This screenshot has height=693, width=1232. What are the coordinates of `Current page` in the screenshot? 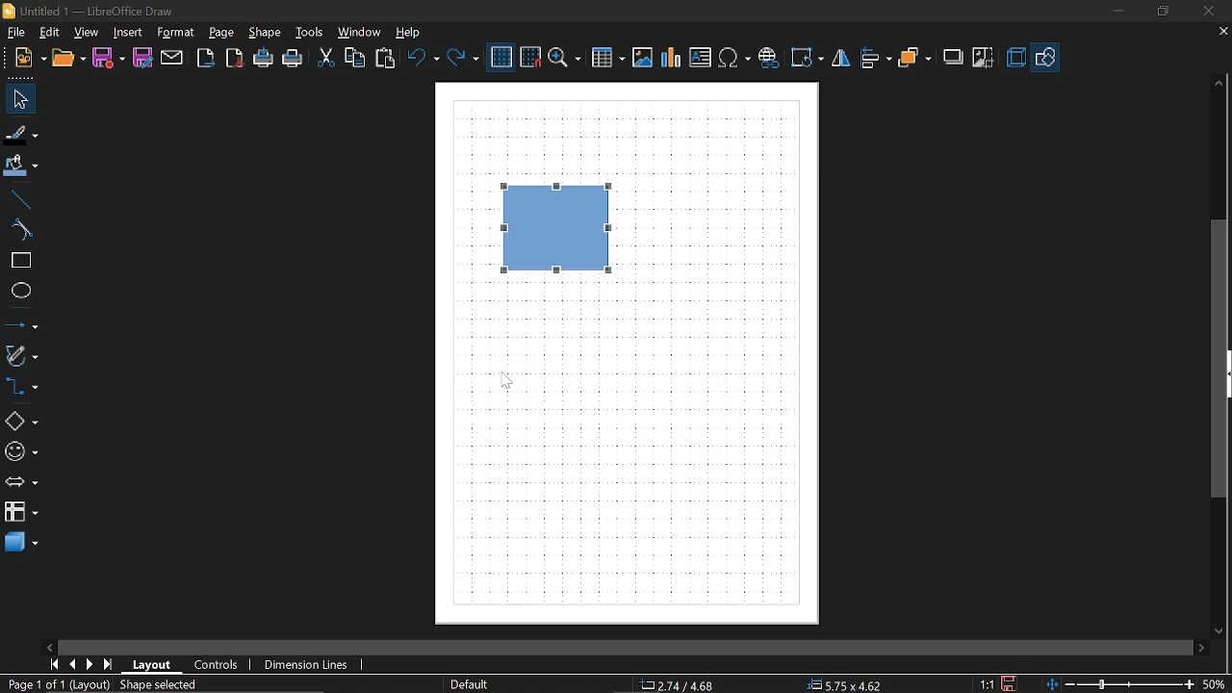 It's located at (102, 685).